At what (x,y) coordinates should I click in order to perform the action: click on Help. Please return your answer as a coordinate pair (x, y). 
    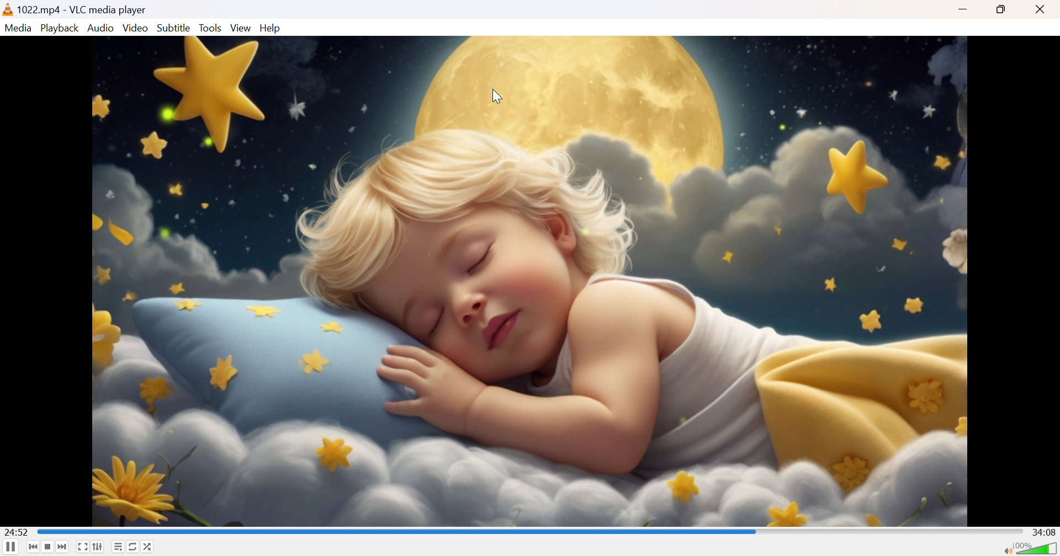
    Looking at the image, I should click on (272, 28).